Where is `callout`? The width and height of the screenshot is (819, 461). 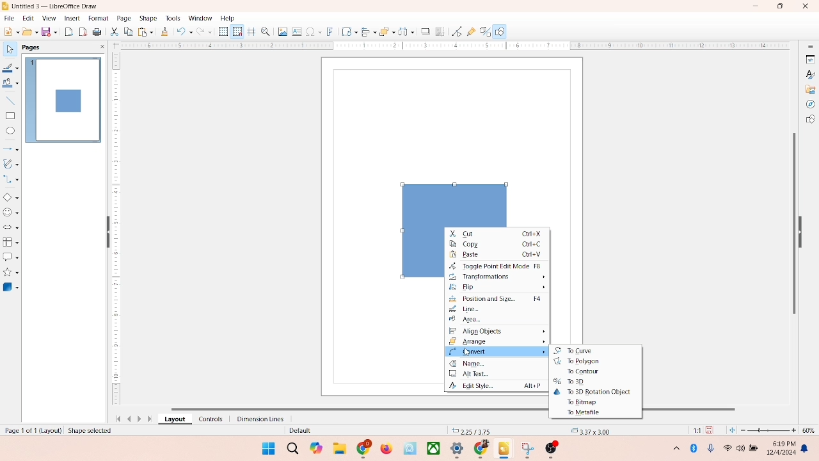
callout is located at coordinates (10, 257).